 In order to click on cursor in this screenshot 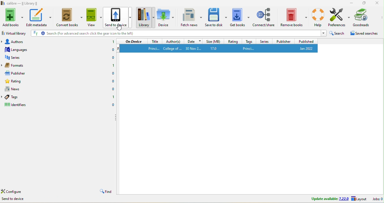, I will do `click(120, 27)`.